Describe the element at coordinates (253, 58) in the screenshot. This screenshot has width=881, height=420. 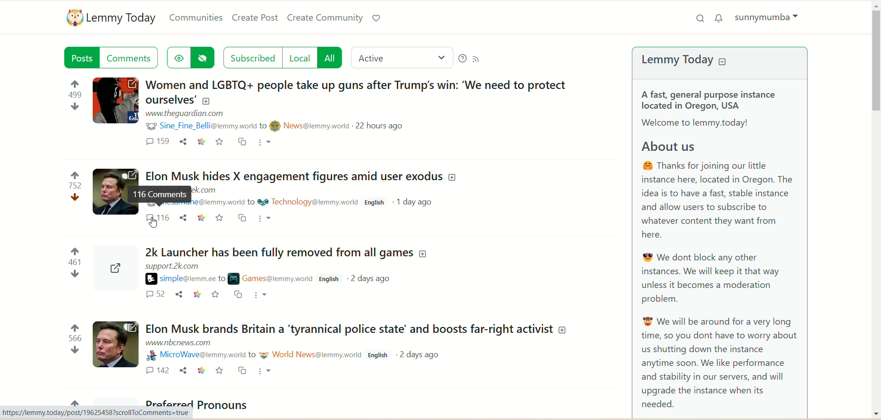
I see `subscribed` at that location.